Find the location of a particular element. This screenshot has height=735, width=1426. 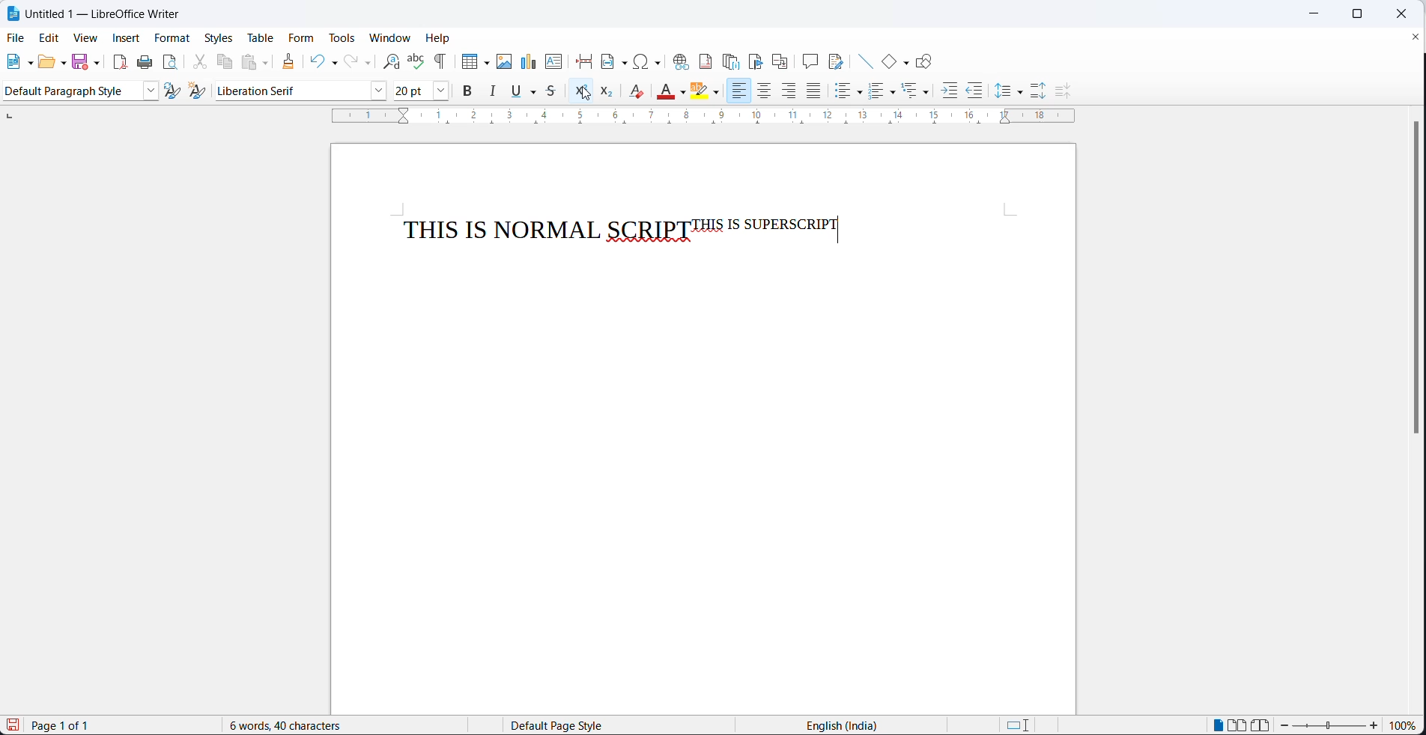

toggle ordered list options is located at coordinates (893, 92).